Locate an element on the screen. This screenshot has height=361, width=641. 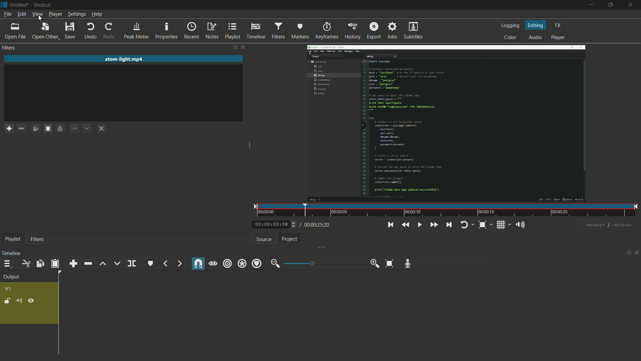
quickly play backward is located at coordinates (406, 225).